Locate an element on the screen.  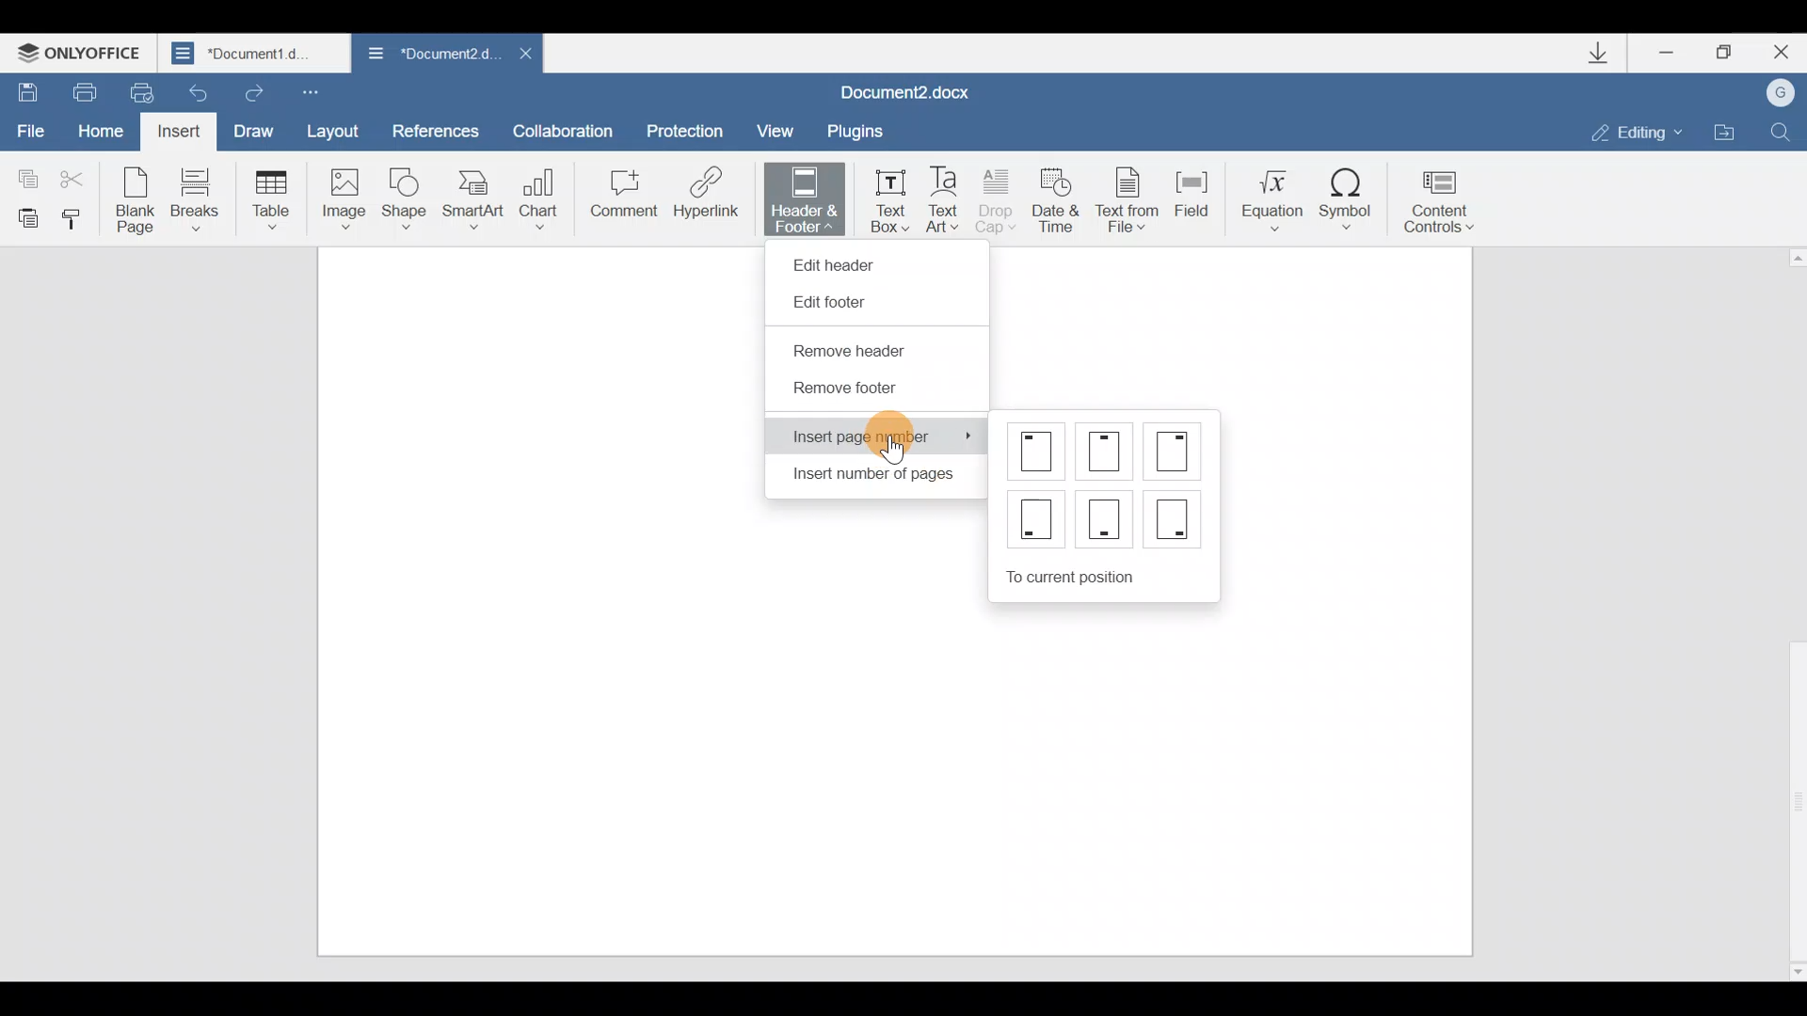
ONLYOFFICE is located at coordinates (85, 49).